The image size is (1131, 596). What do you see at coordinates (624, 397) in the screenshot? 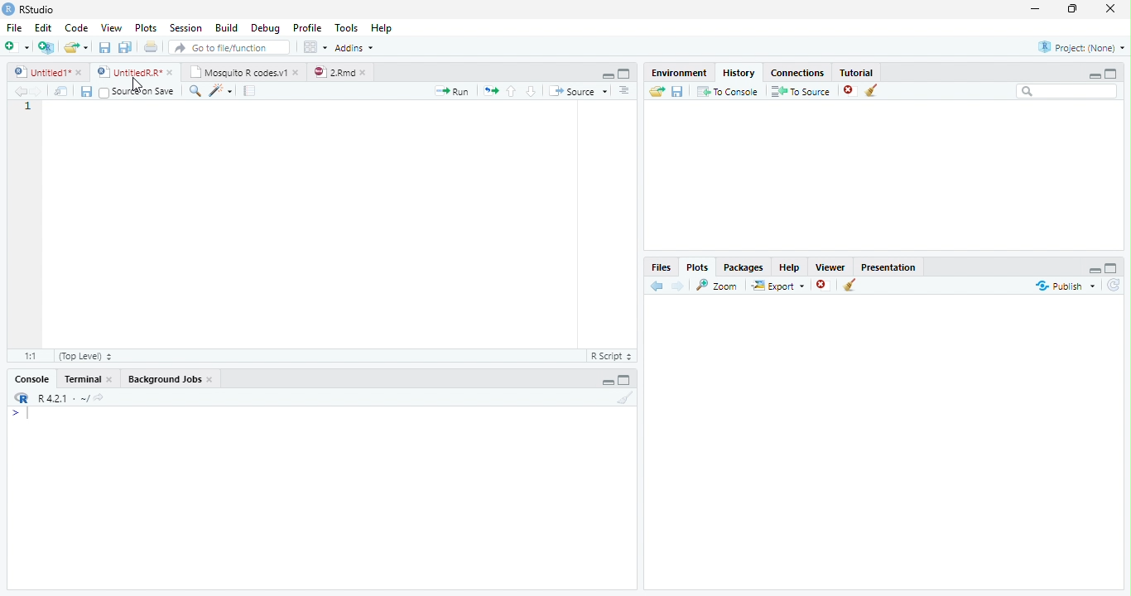
I see `Clear` at bounding box center [624, 397].